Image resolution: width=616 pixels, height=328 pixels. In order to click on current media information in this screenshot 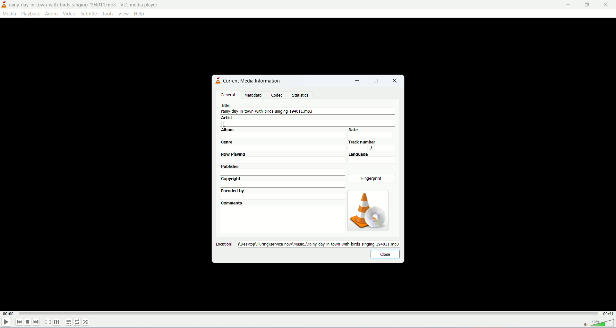, I will do `click(252, 81)`.